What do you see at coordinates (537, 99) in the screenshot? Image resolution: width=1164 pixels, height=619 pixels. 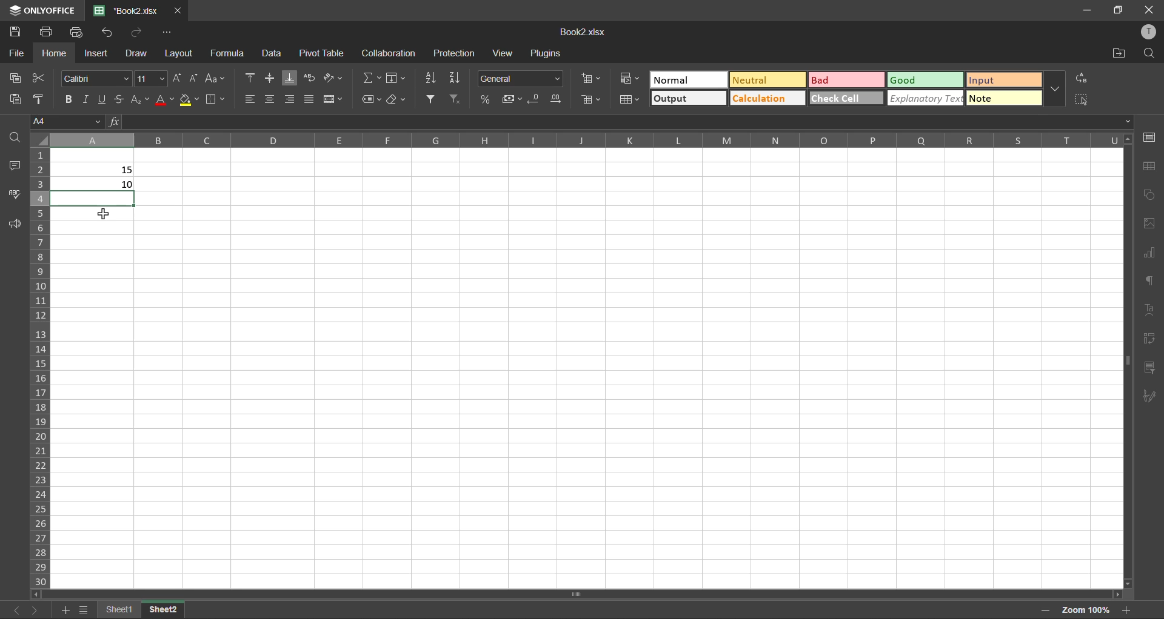 I see `decrease decimal` at bounding box center [537, 99].